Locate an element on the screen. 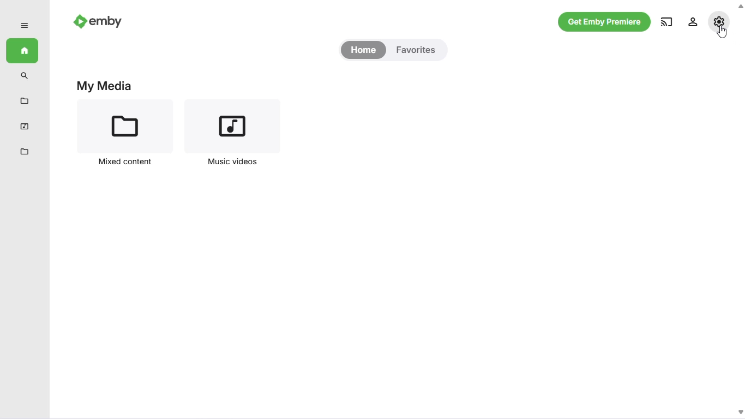  home is located at coordinates (23, 50).